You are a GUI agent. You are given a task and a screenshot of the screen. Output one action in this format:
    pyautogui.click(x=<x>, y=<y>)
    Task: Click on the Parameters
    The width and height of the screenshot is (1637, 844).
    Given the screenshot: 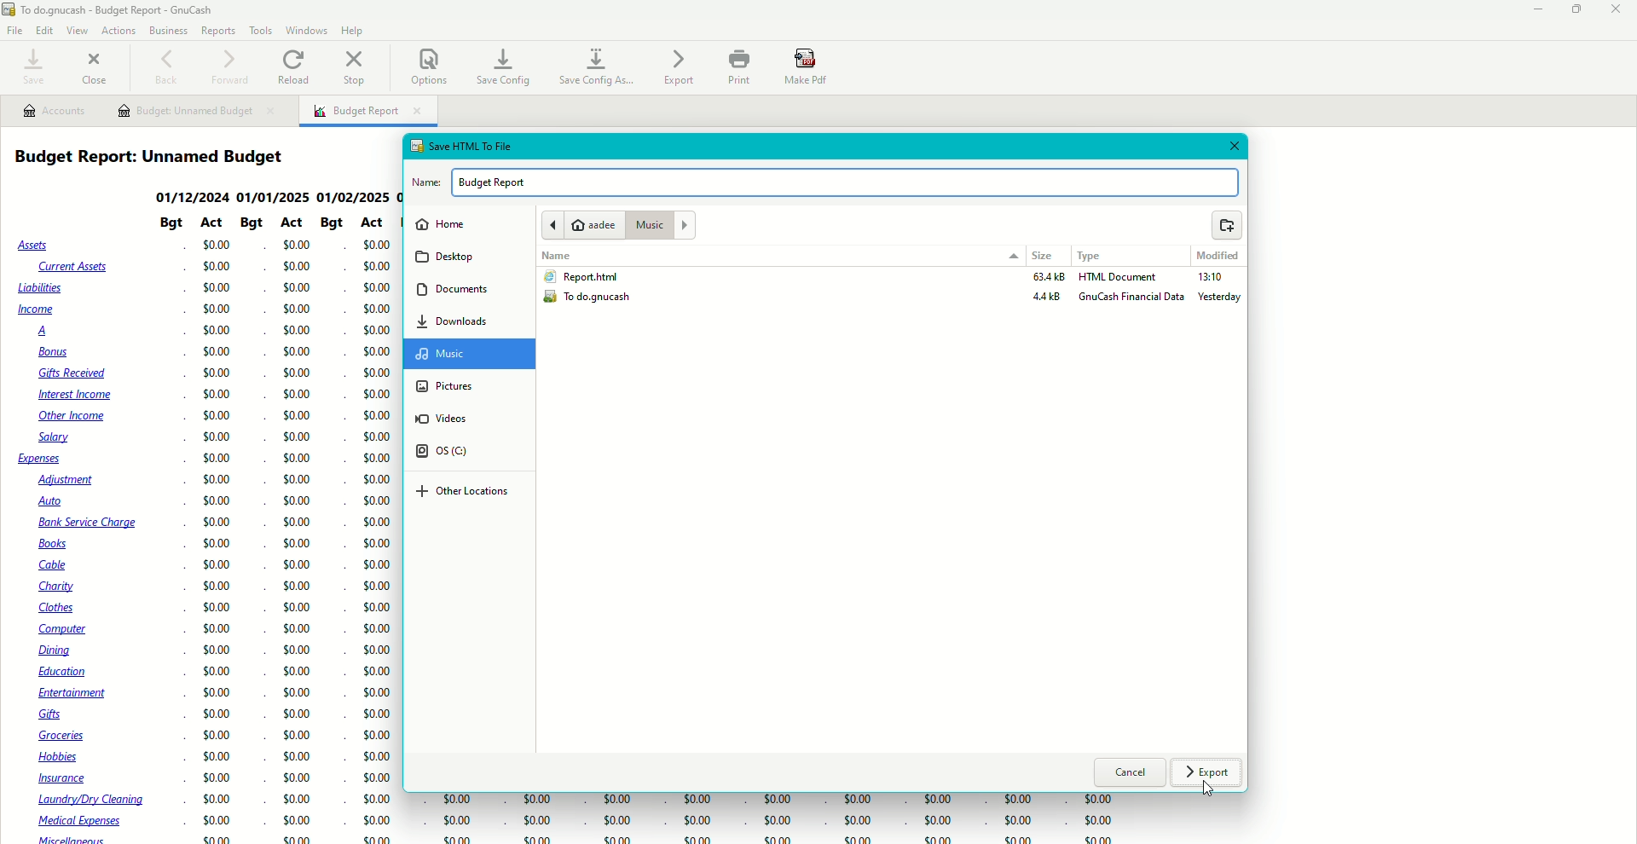 What is the action you would take?
    pyautogui.click(x=269, y=224)
    